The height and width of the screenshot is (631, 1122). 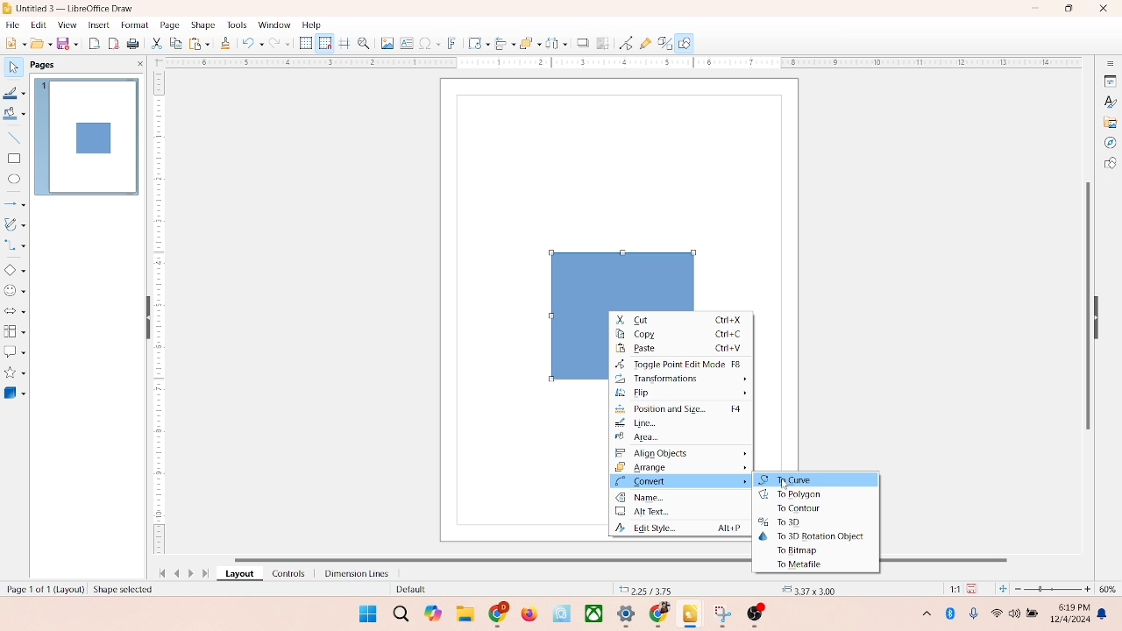 What do you see at coordinates (96, 42) in the screenshot?
I see `export` at bounding box center [96, 42].